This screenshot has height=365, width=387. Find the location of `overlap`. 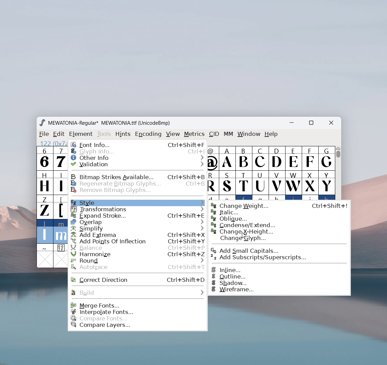

overlap is located at coordinates (138, 222).